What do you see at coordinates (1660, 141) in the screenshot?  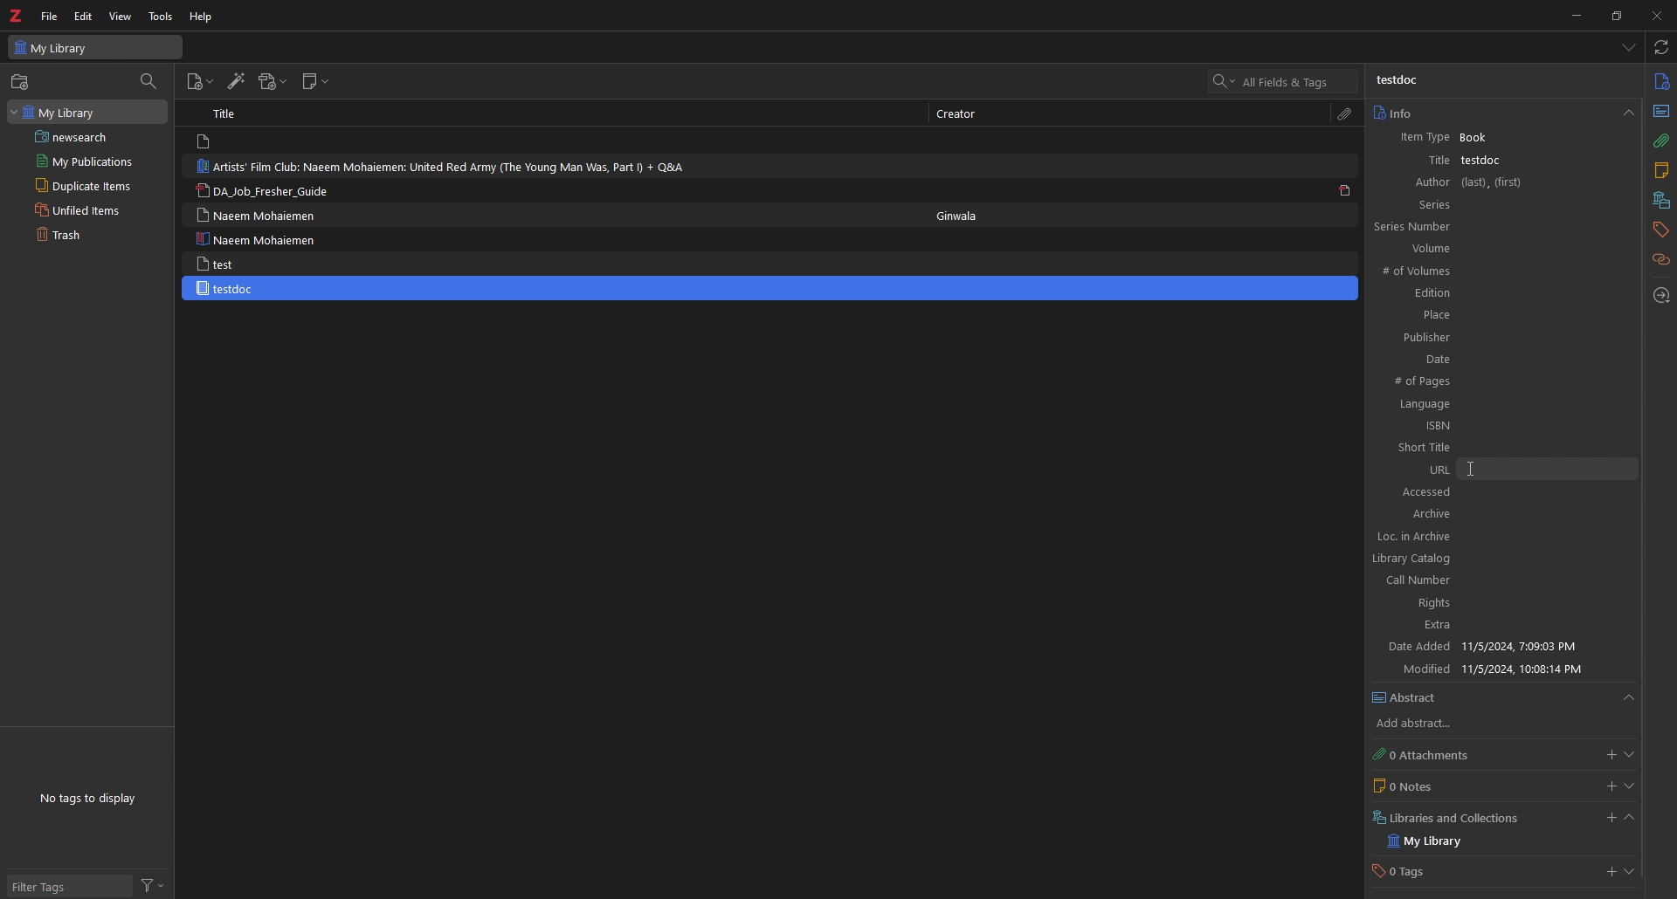 I see `attachment` at bounding box center [1660, 141].